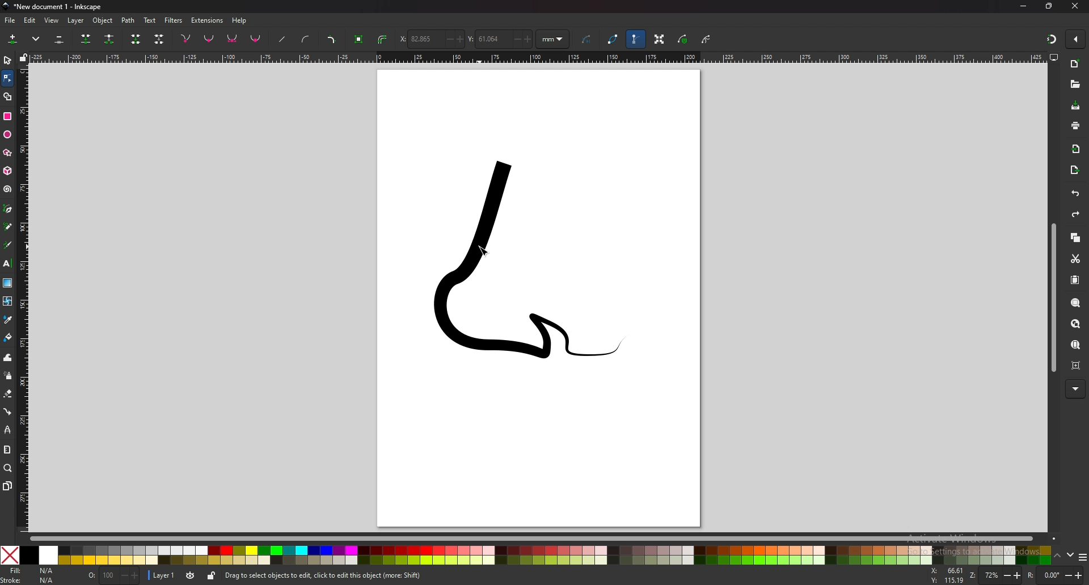  What do you see at coordinates (1077, 39) in the screenshot?
I see `enable snapping` at bounding box center [1077, 39].